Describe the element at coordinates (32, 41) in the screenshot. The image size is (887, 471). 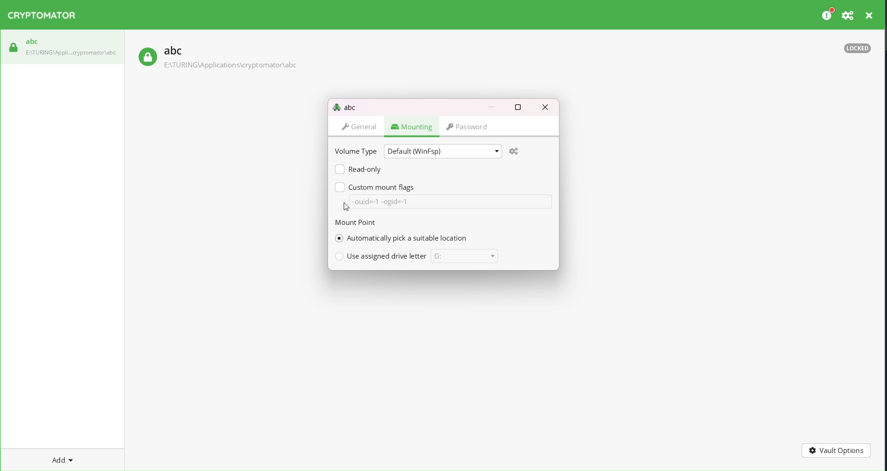
I see `abc` at that location.